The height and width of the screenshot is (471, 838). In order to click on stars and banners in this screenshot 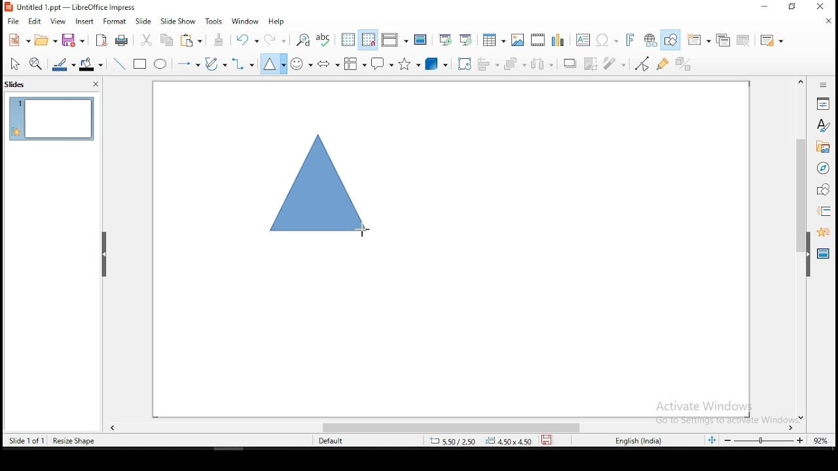, I will do `click(409, 64)`.